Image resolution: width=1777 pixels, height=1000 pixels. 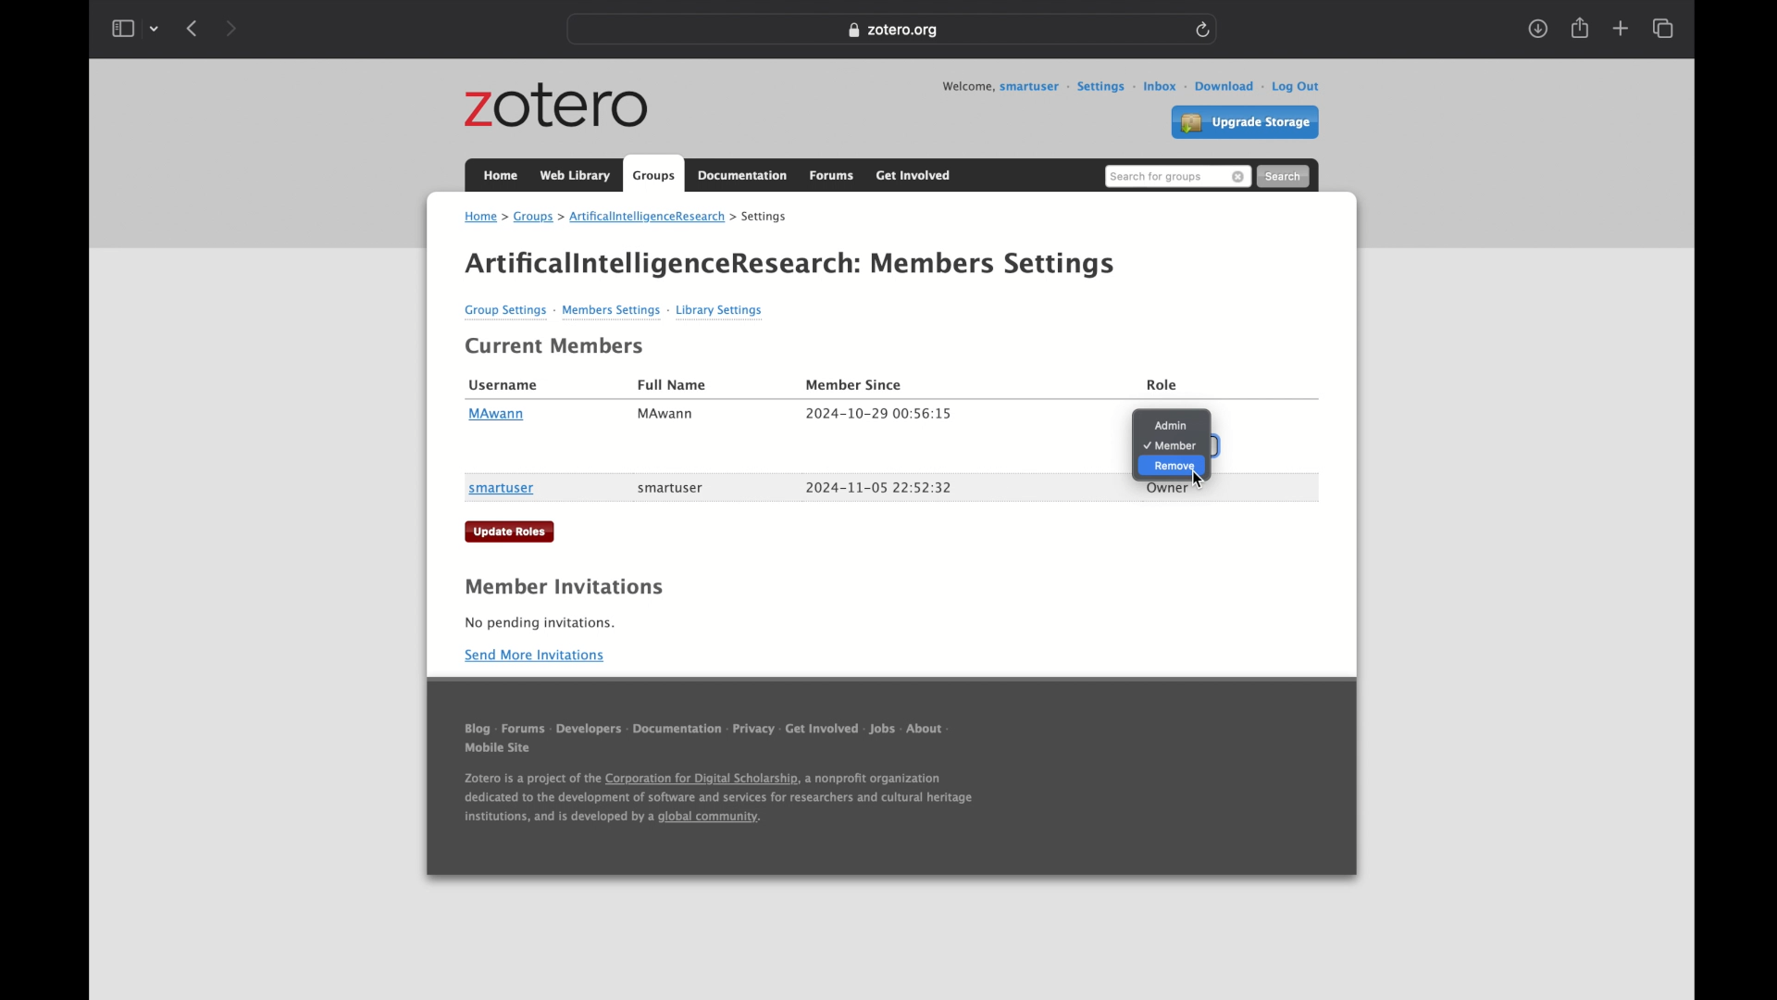 I want to click on smartuser, so click(x=502, y=490).